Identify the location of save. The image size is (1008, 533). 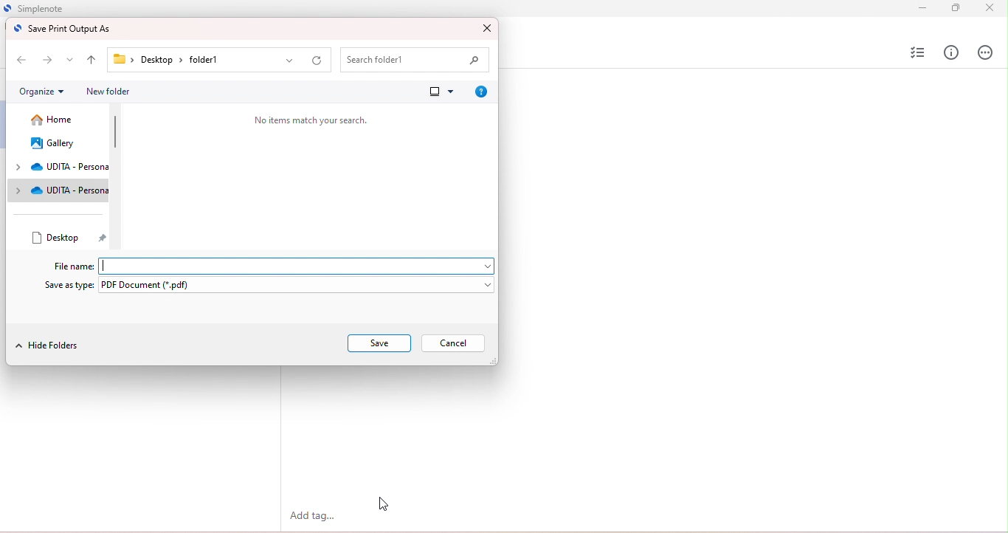
(380, 343).